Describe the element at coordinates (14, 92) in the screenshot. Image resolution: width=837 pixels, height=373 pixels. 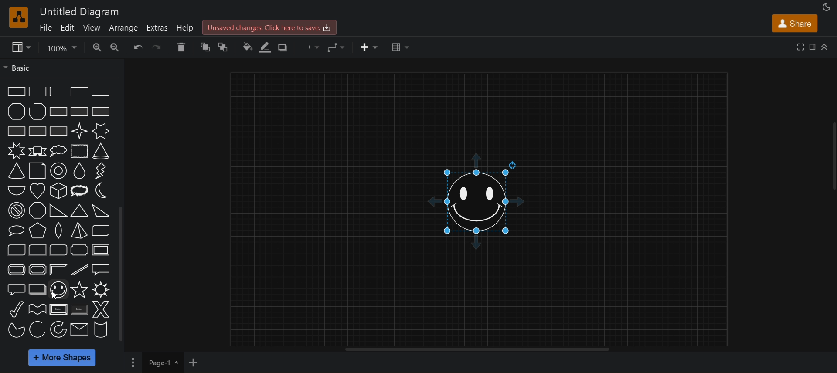
I see `partial rectangle` at that location.